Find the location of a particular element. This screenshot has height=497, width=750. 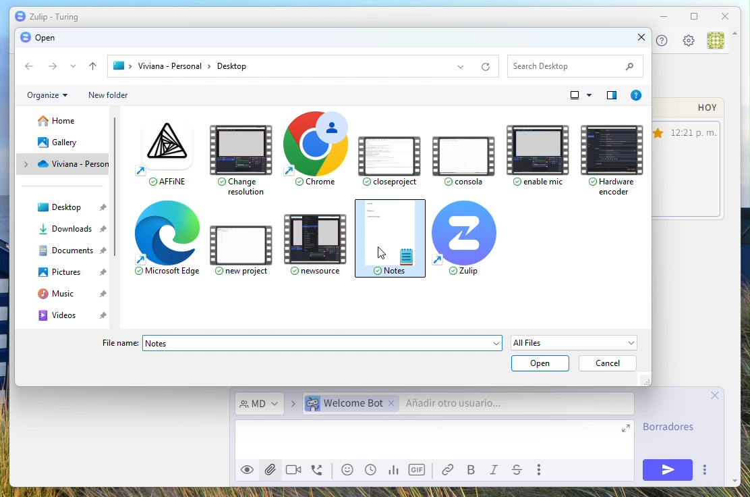

Gif is located at coordinates (418, 470).